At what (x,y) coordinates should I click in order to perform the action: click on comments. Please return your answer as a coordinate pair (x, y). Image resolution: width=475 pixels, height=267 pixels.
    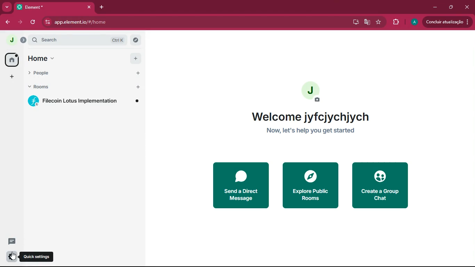
    Looking at the image, I should click on (11, 241).